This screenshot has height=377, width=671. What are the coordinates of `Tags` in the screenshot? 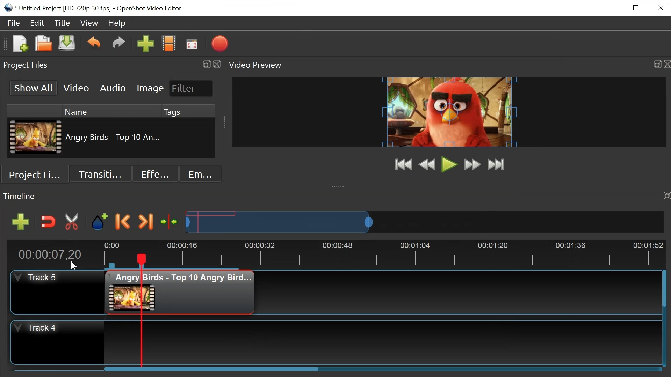 It's located at (188, 111).